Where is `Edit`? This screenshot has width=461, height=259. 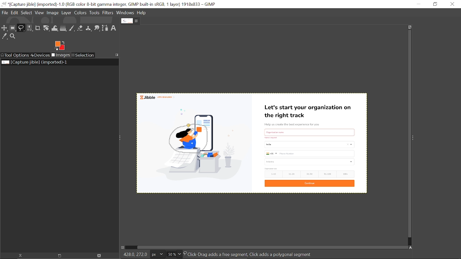
Edit is located at coordinates (15, 13).